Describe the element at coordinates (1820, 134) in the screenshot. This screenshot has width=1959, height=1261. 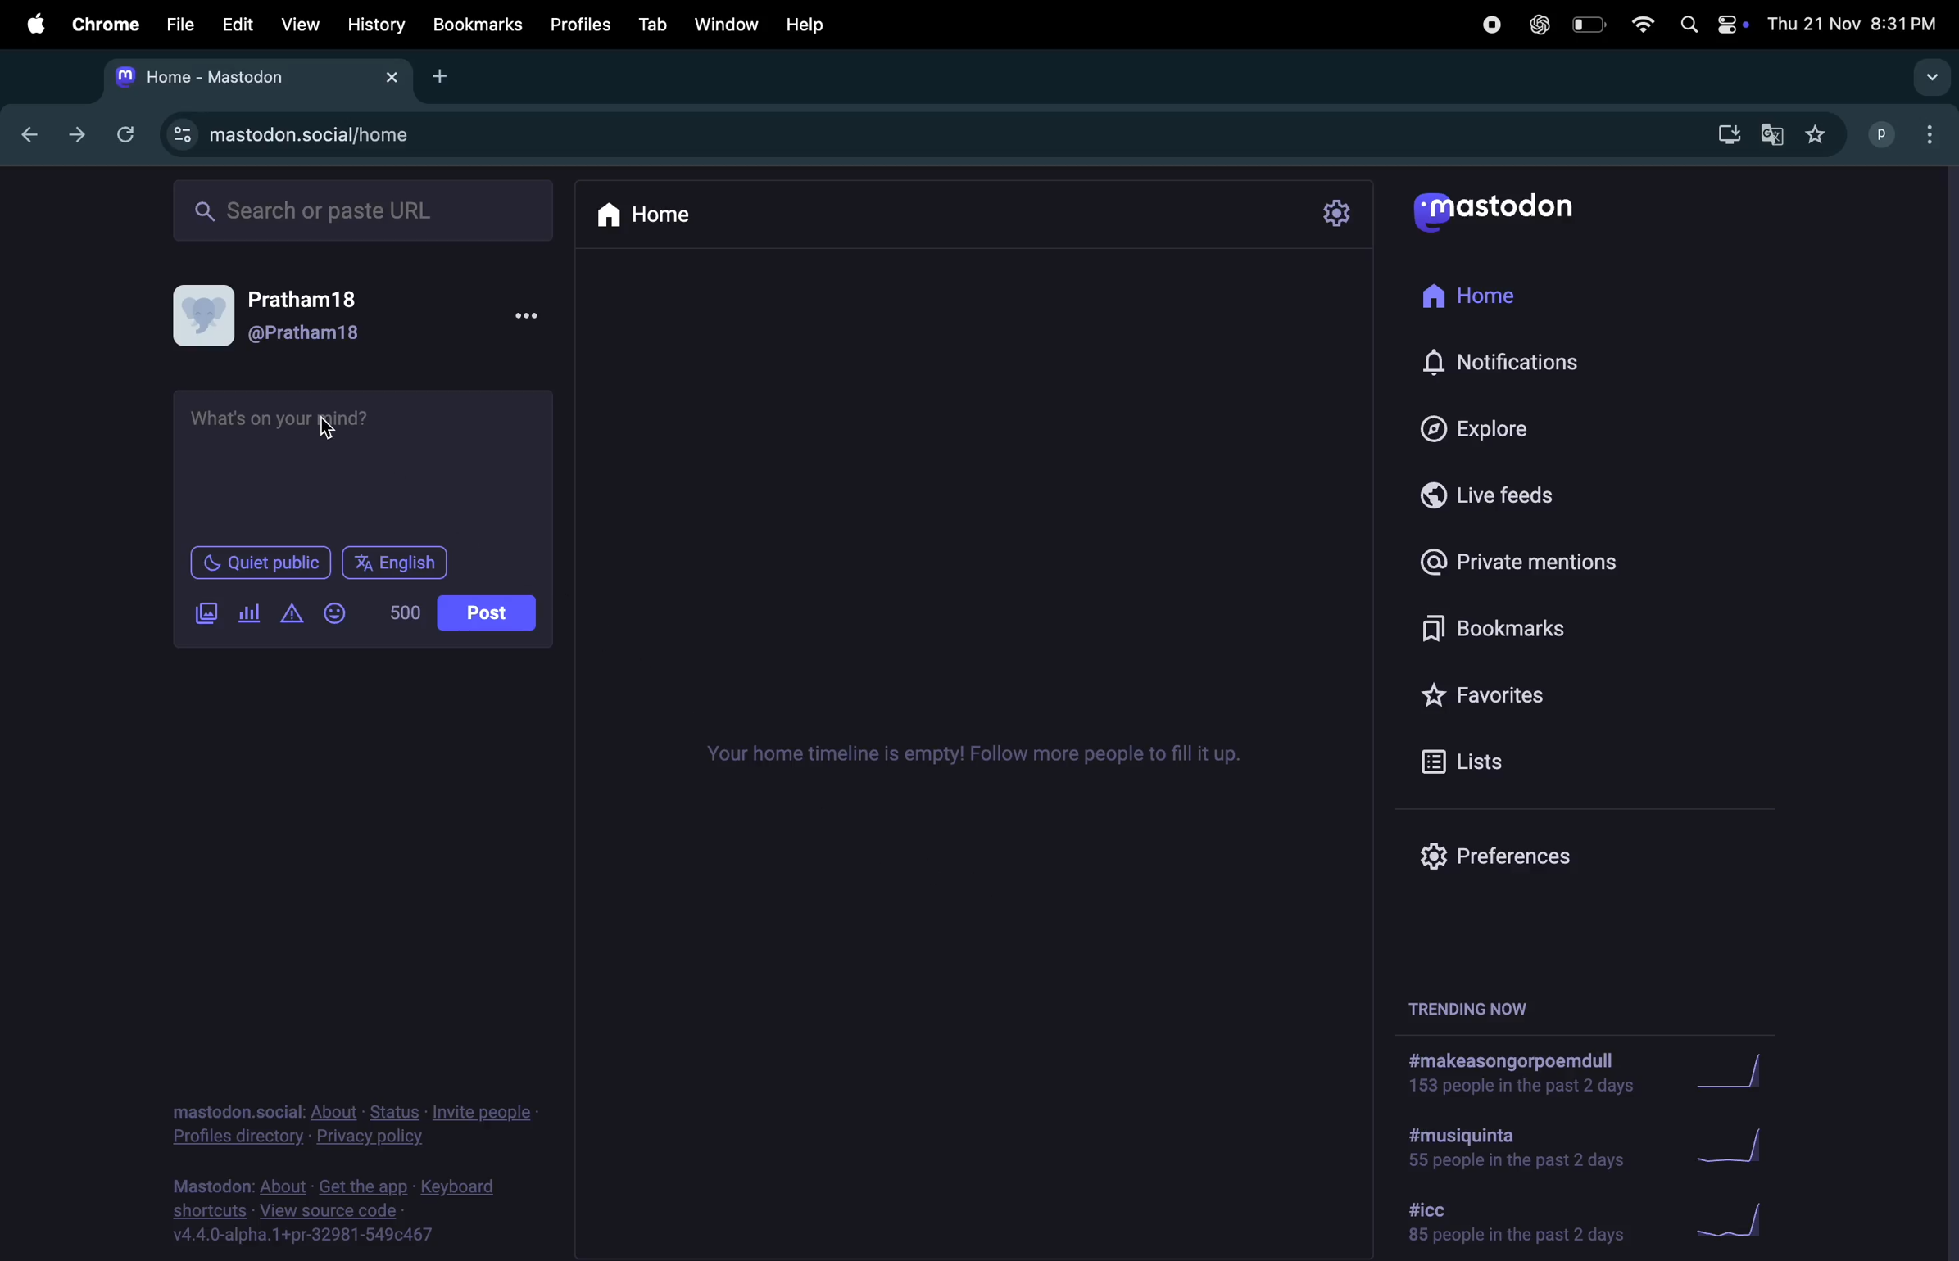
I see `favourites` at that location.